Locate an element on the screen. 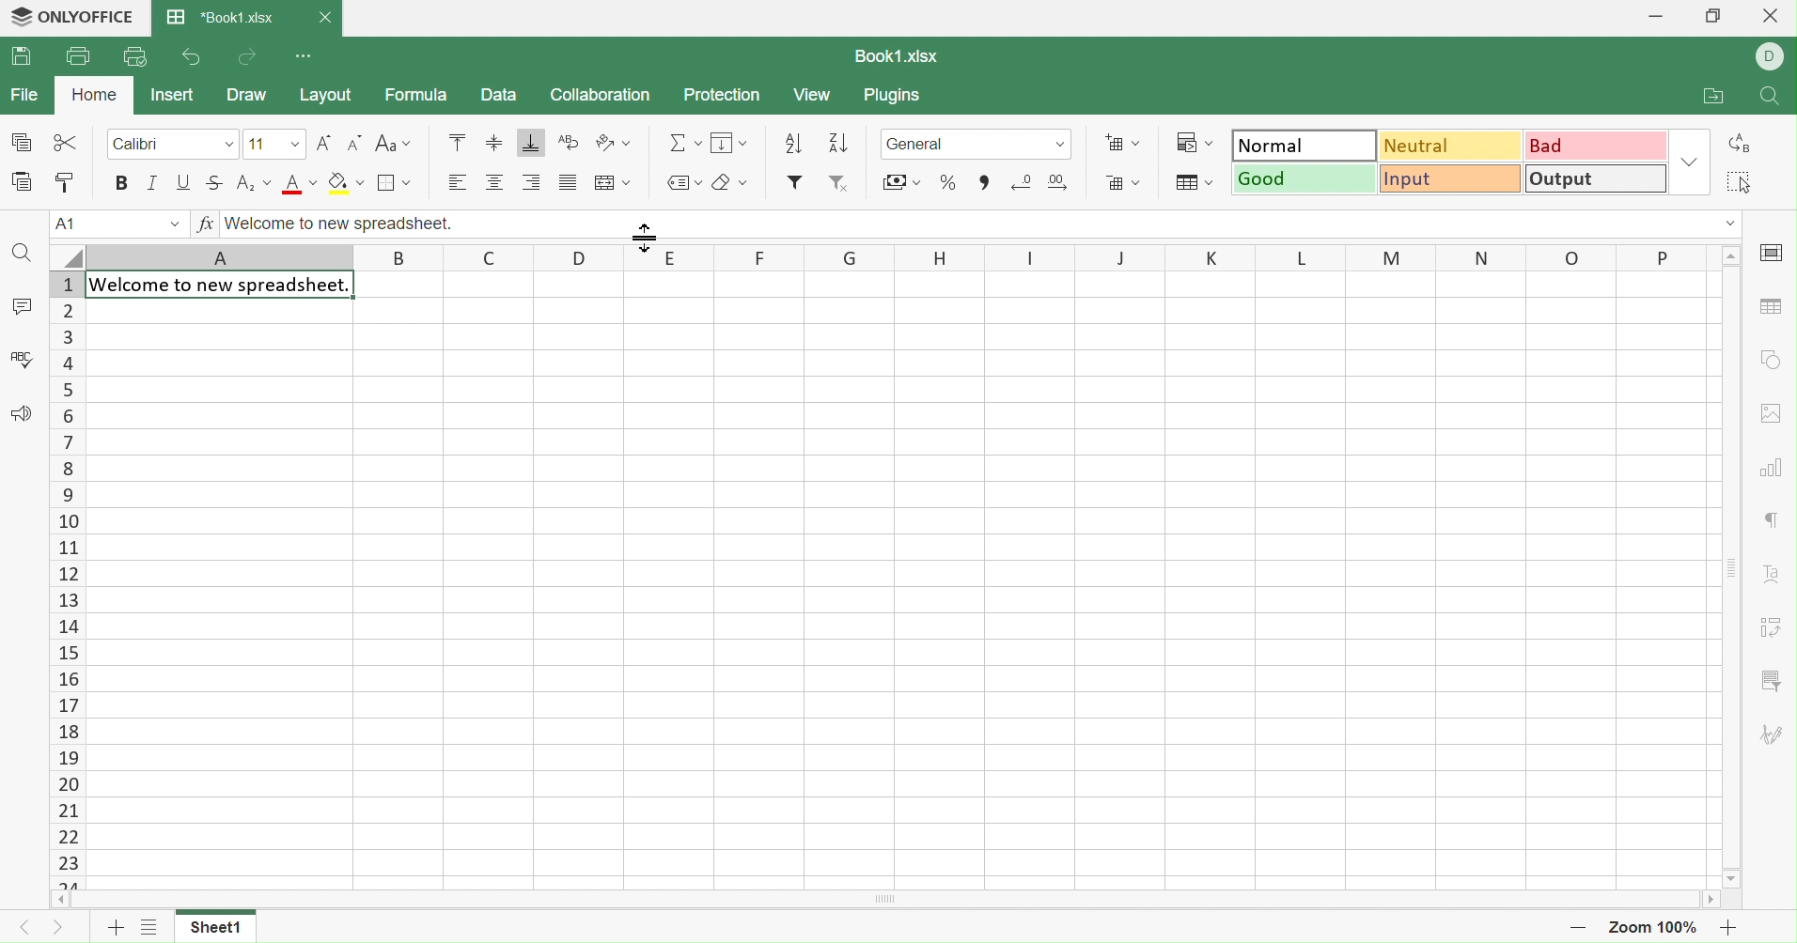 The image size is (1797, 943). Pivot Table is located at coordinates (1770, 630).